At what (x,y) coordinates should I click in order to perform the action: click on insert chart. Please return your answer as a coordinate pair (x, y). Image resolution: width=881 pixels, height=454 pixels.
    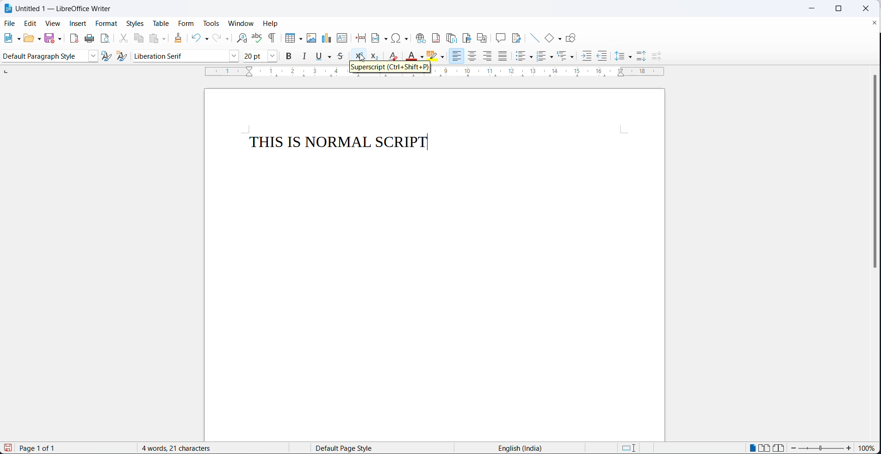
    Looking at the image, I should click on (326, 37).